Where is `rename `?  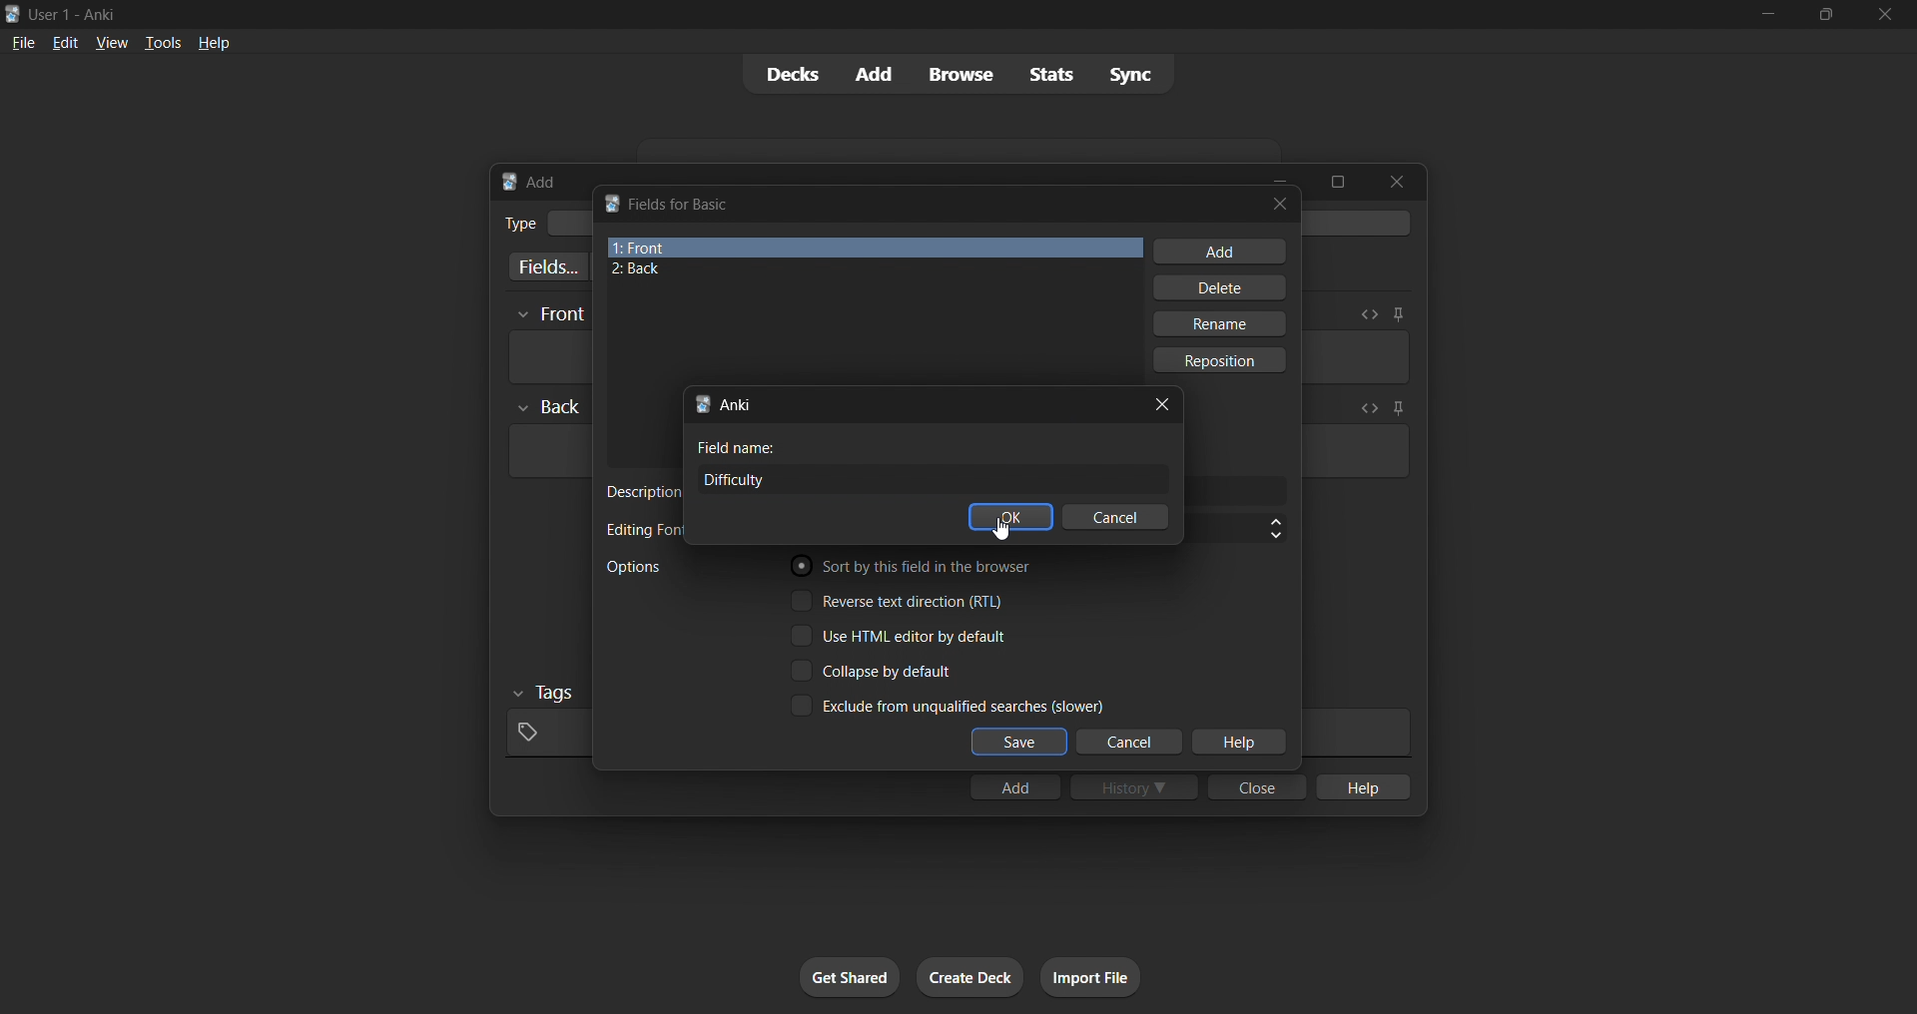 rename  is located at coordinates (1218, 323).